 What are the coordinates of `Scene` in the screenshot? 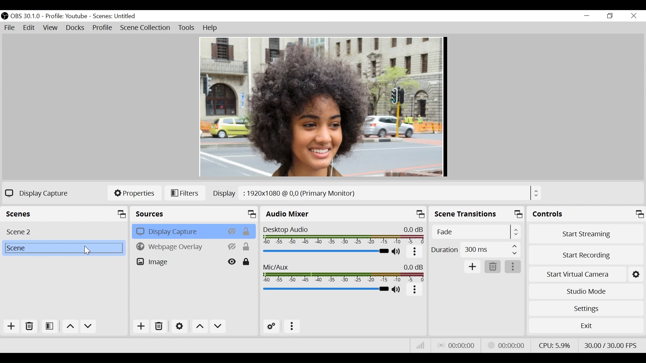 It's located at (66, 213).